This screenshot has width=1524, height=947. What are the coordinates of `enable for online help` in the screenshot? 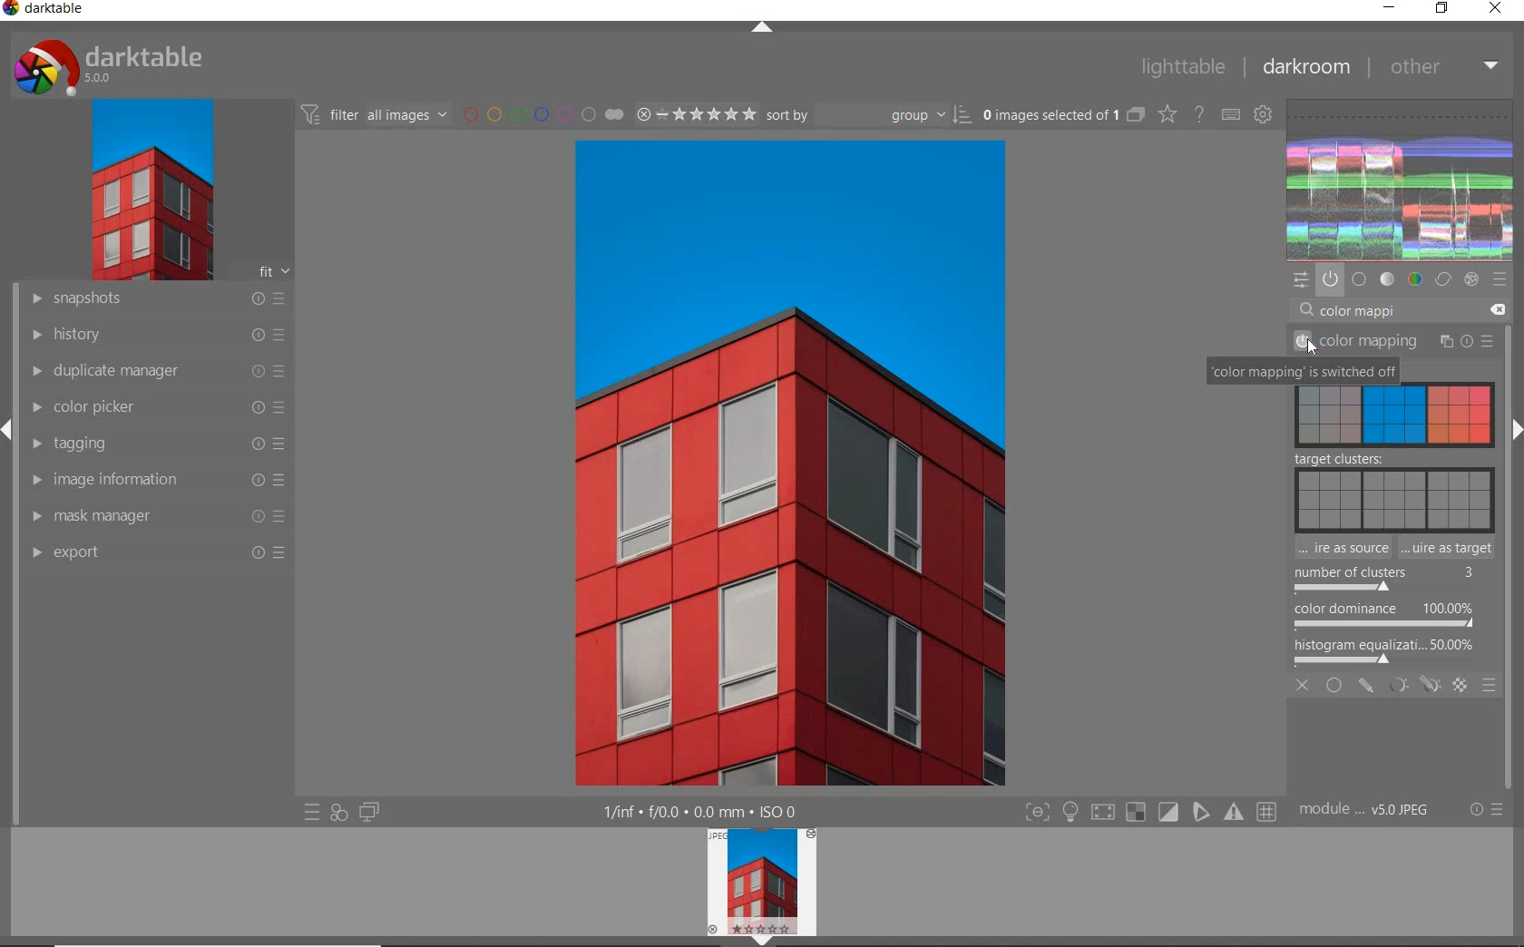 It's located at (1199, 113).